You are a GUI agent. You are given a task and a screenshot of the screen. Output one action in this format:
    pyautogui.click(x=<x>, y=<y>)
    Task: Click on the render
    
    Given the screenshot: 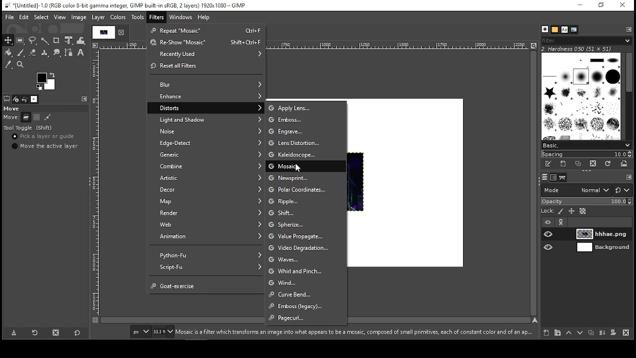 What is the action you would take?
    pyautogui.click(x=208, y=212)
    